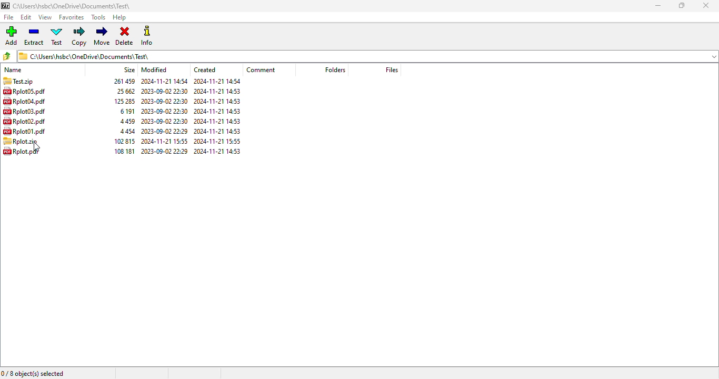 Image resolution: width=719 pixels, height=379 pixels. What do you see at coordinates (26, 17) in the screenshot?
I see `edit` at bounding box center [26, 17].